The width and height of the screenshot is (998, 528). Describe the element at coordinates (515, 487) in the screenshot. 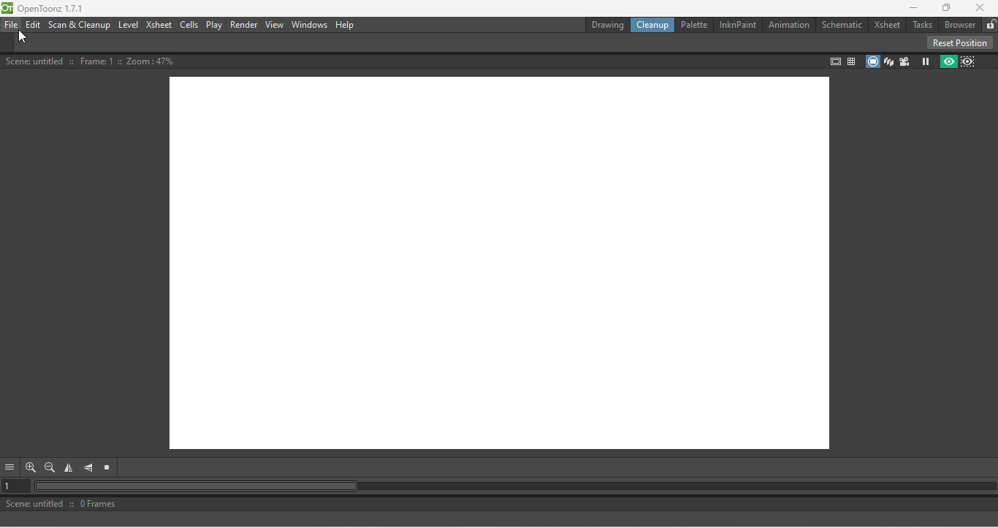

I see `Horizontal scroll bar` at that location.